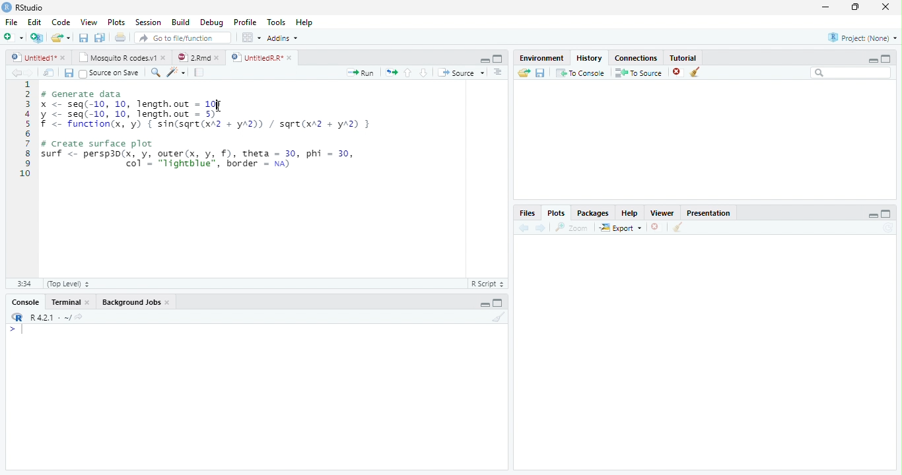 The width and height of the screenshot is (902, 475). What do you see at coordinates (887, 214) in the screenshot?
I see `maximize` at bounding box center [887, 214].